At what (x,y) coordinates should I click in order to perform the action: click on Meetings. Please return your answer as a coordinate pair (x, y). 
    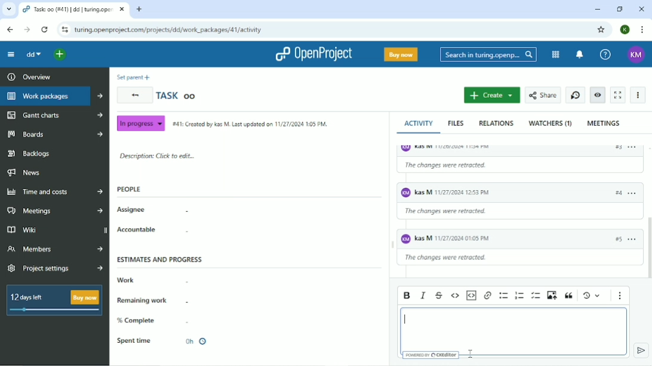
    Looking at the image, I should click on (604, 123).